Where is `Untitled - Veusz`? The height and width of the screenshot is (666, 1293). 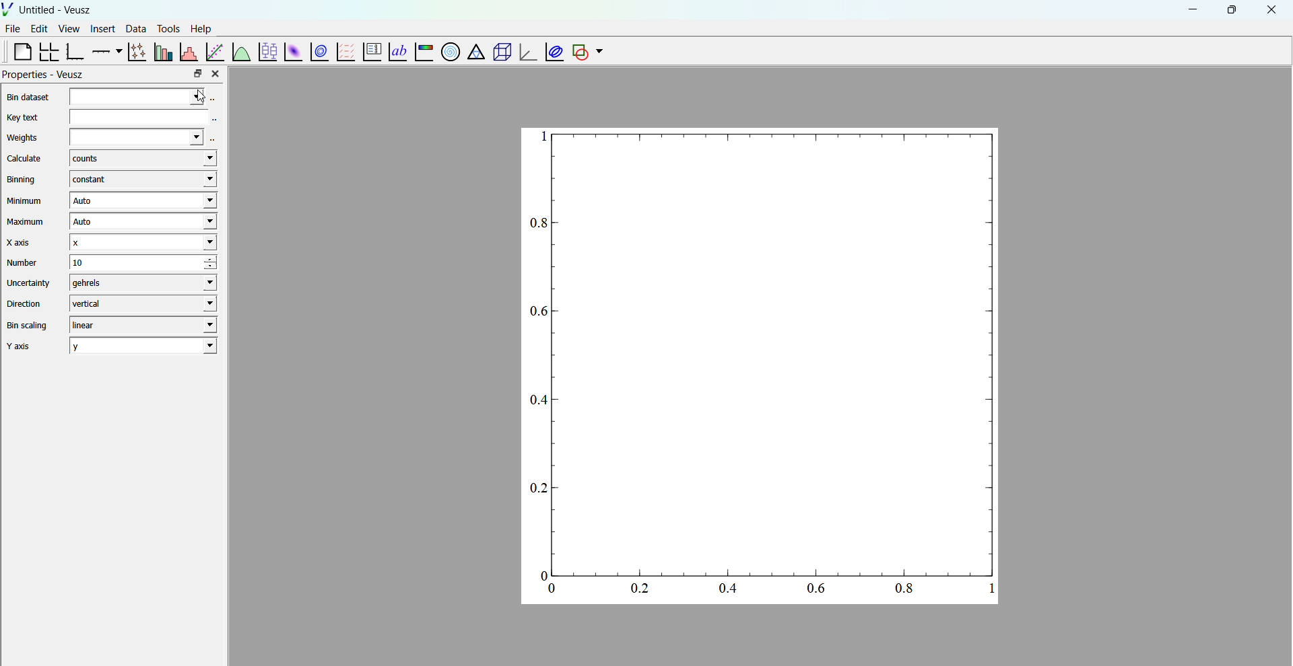
Untitled - Veusz is located at coordinates (57, 10).